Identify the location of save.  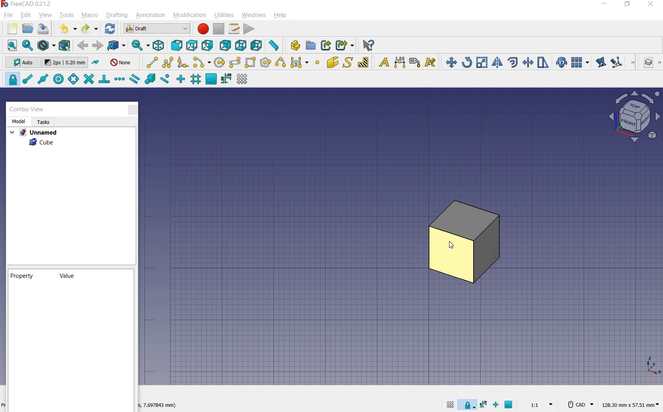
(43, 30).